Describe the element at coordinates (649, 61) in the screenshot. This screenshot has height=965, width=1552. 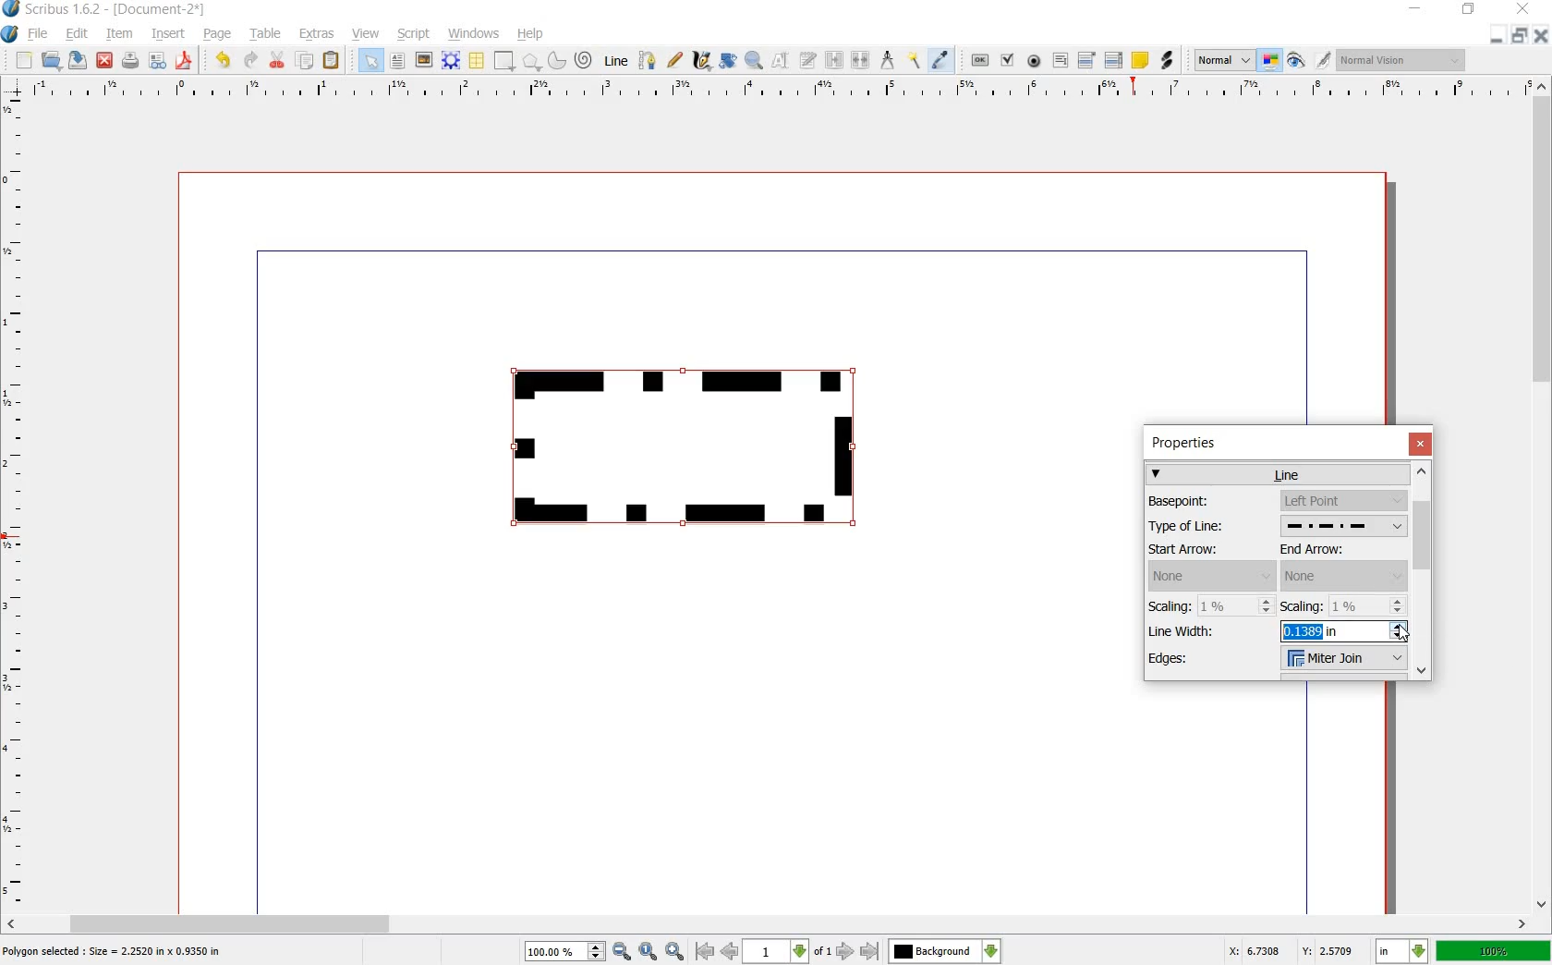
I see `BEZIER CURVE` at that location.